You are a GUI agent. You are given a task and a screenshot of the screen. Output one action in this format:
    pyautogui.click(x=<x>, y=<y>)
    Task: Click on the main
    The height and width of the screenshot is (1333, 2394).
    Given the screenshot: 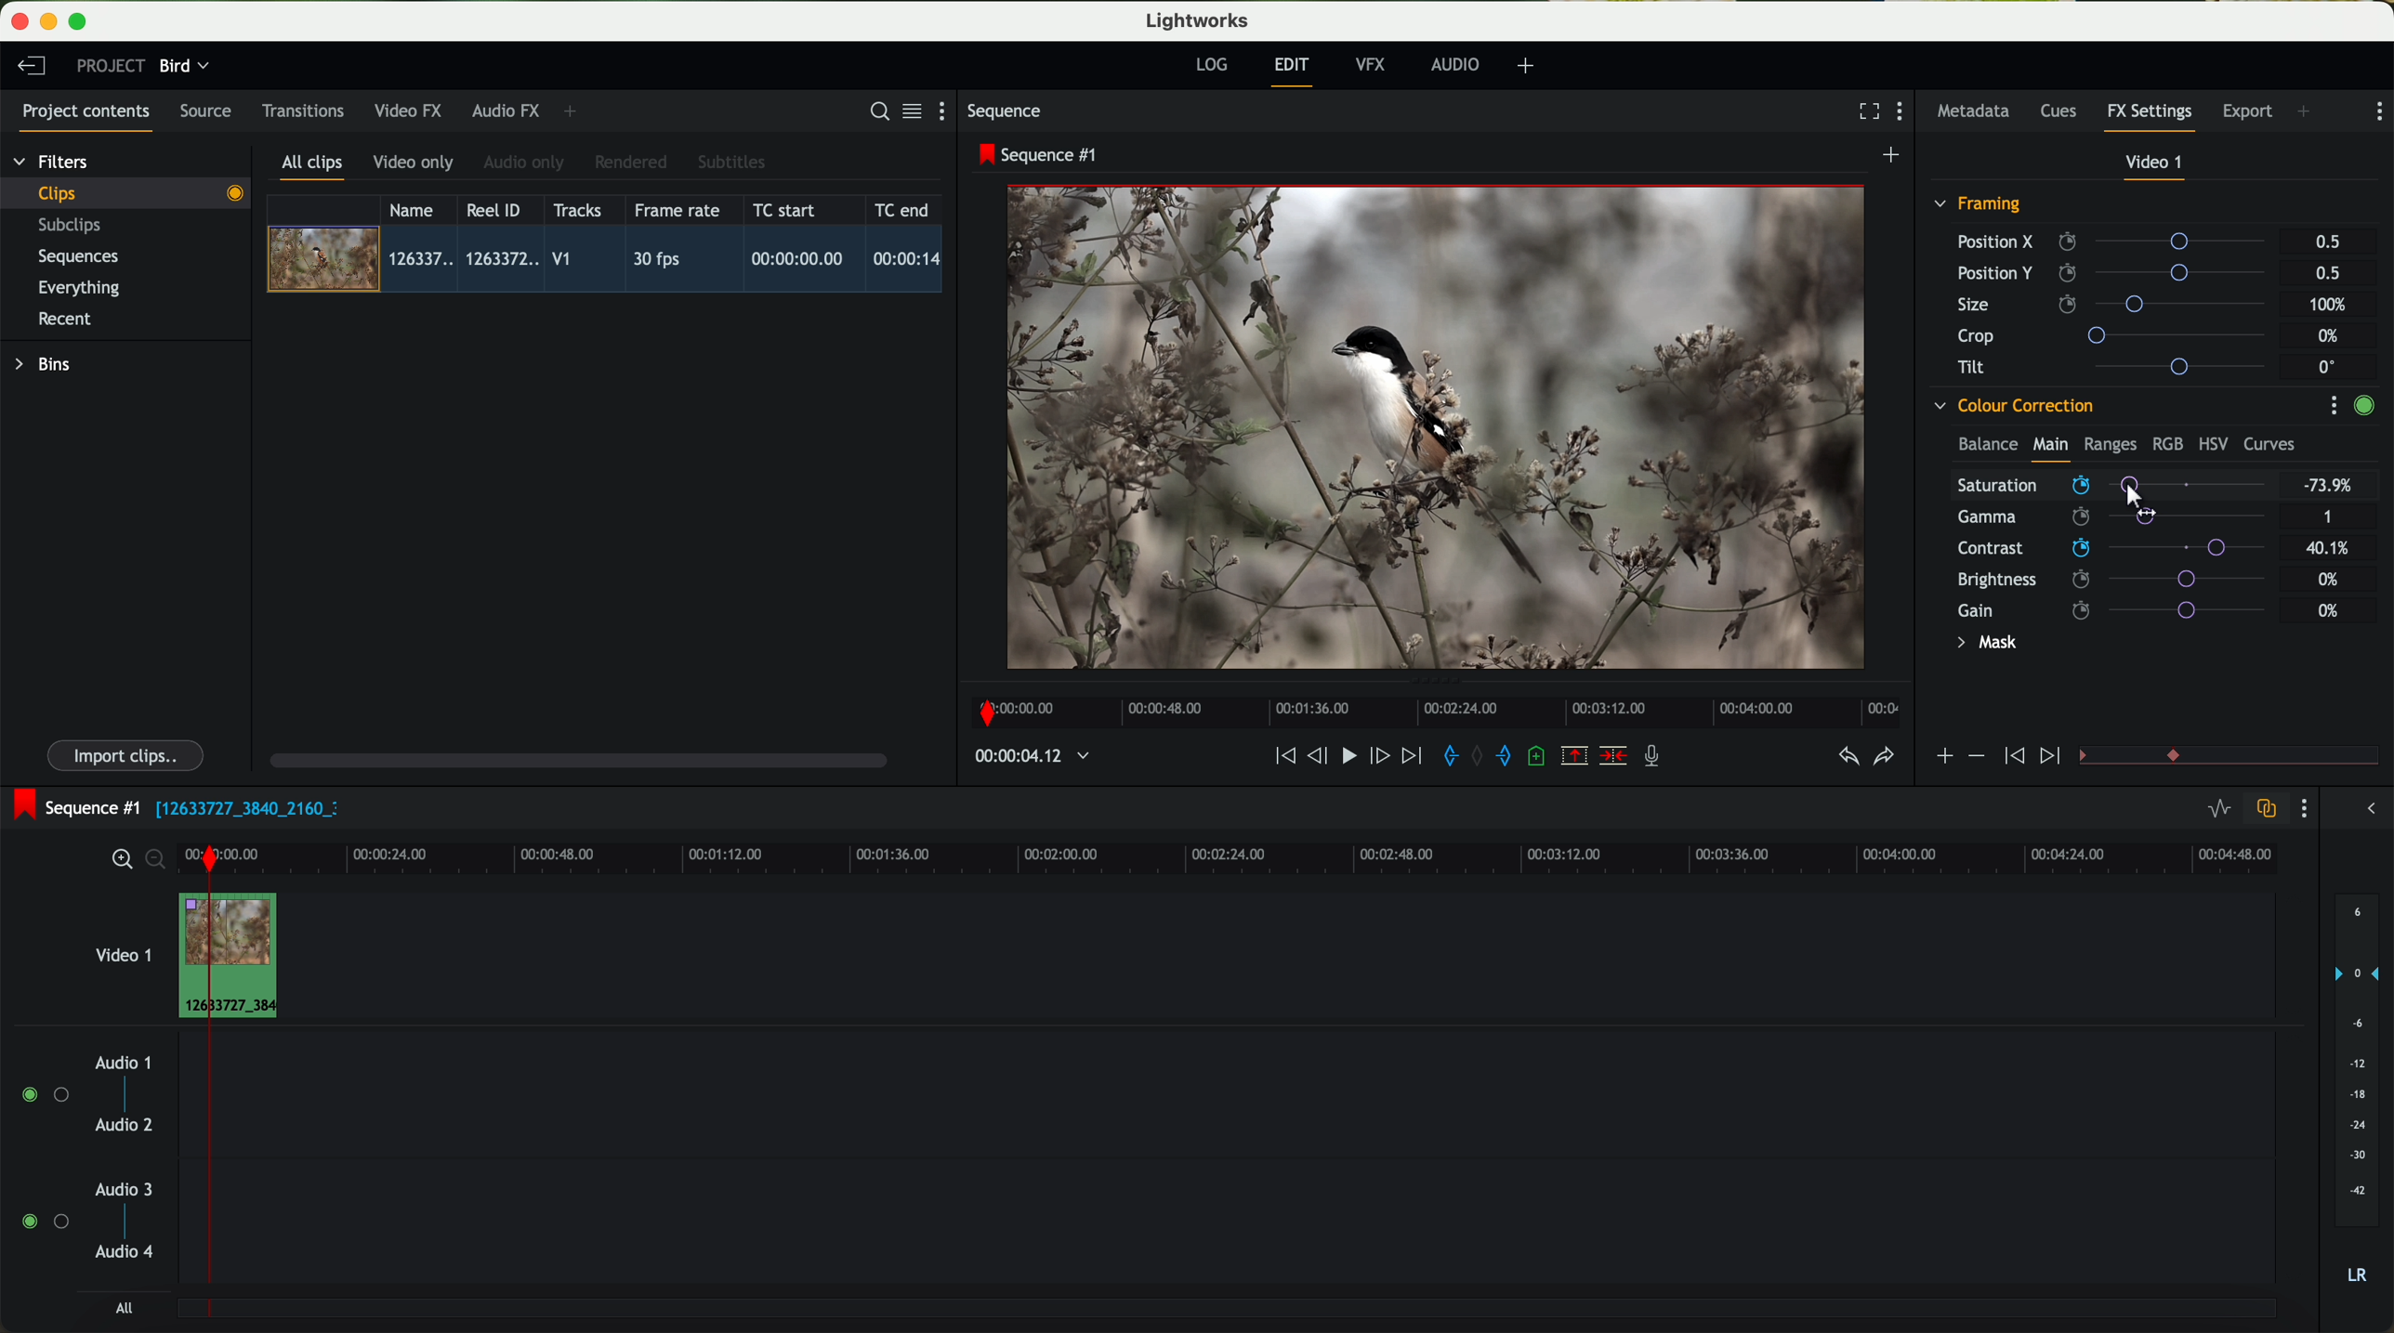 What is the action you would take?
    pyautogui.click(x=2050, y=448)
    